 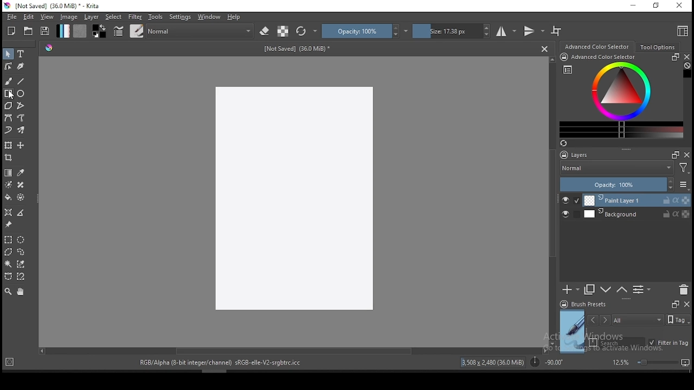 I want to click on layer, so click(x=637, y=214).